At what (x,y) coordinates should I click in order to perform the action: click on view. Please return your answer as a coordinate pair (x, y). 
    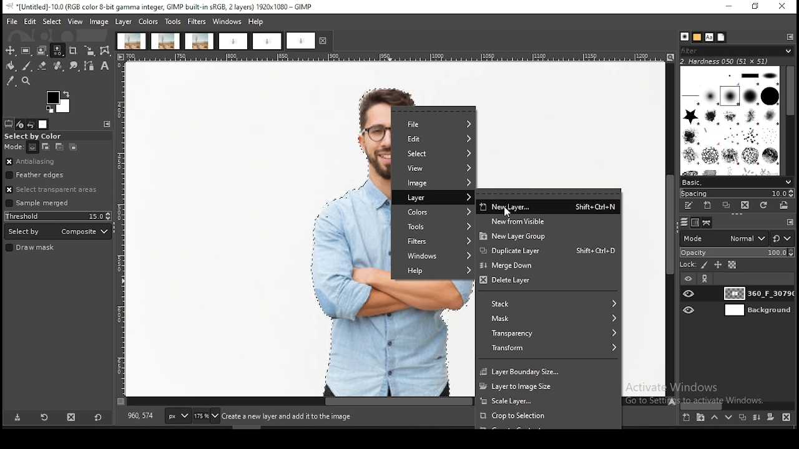
    Looking at the image, I should click on (434, 169).